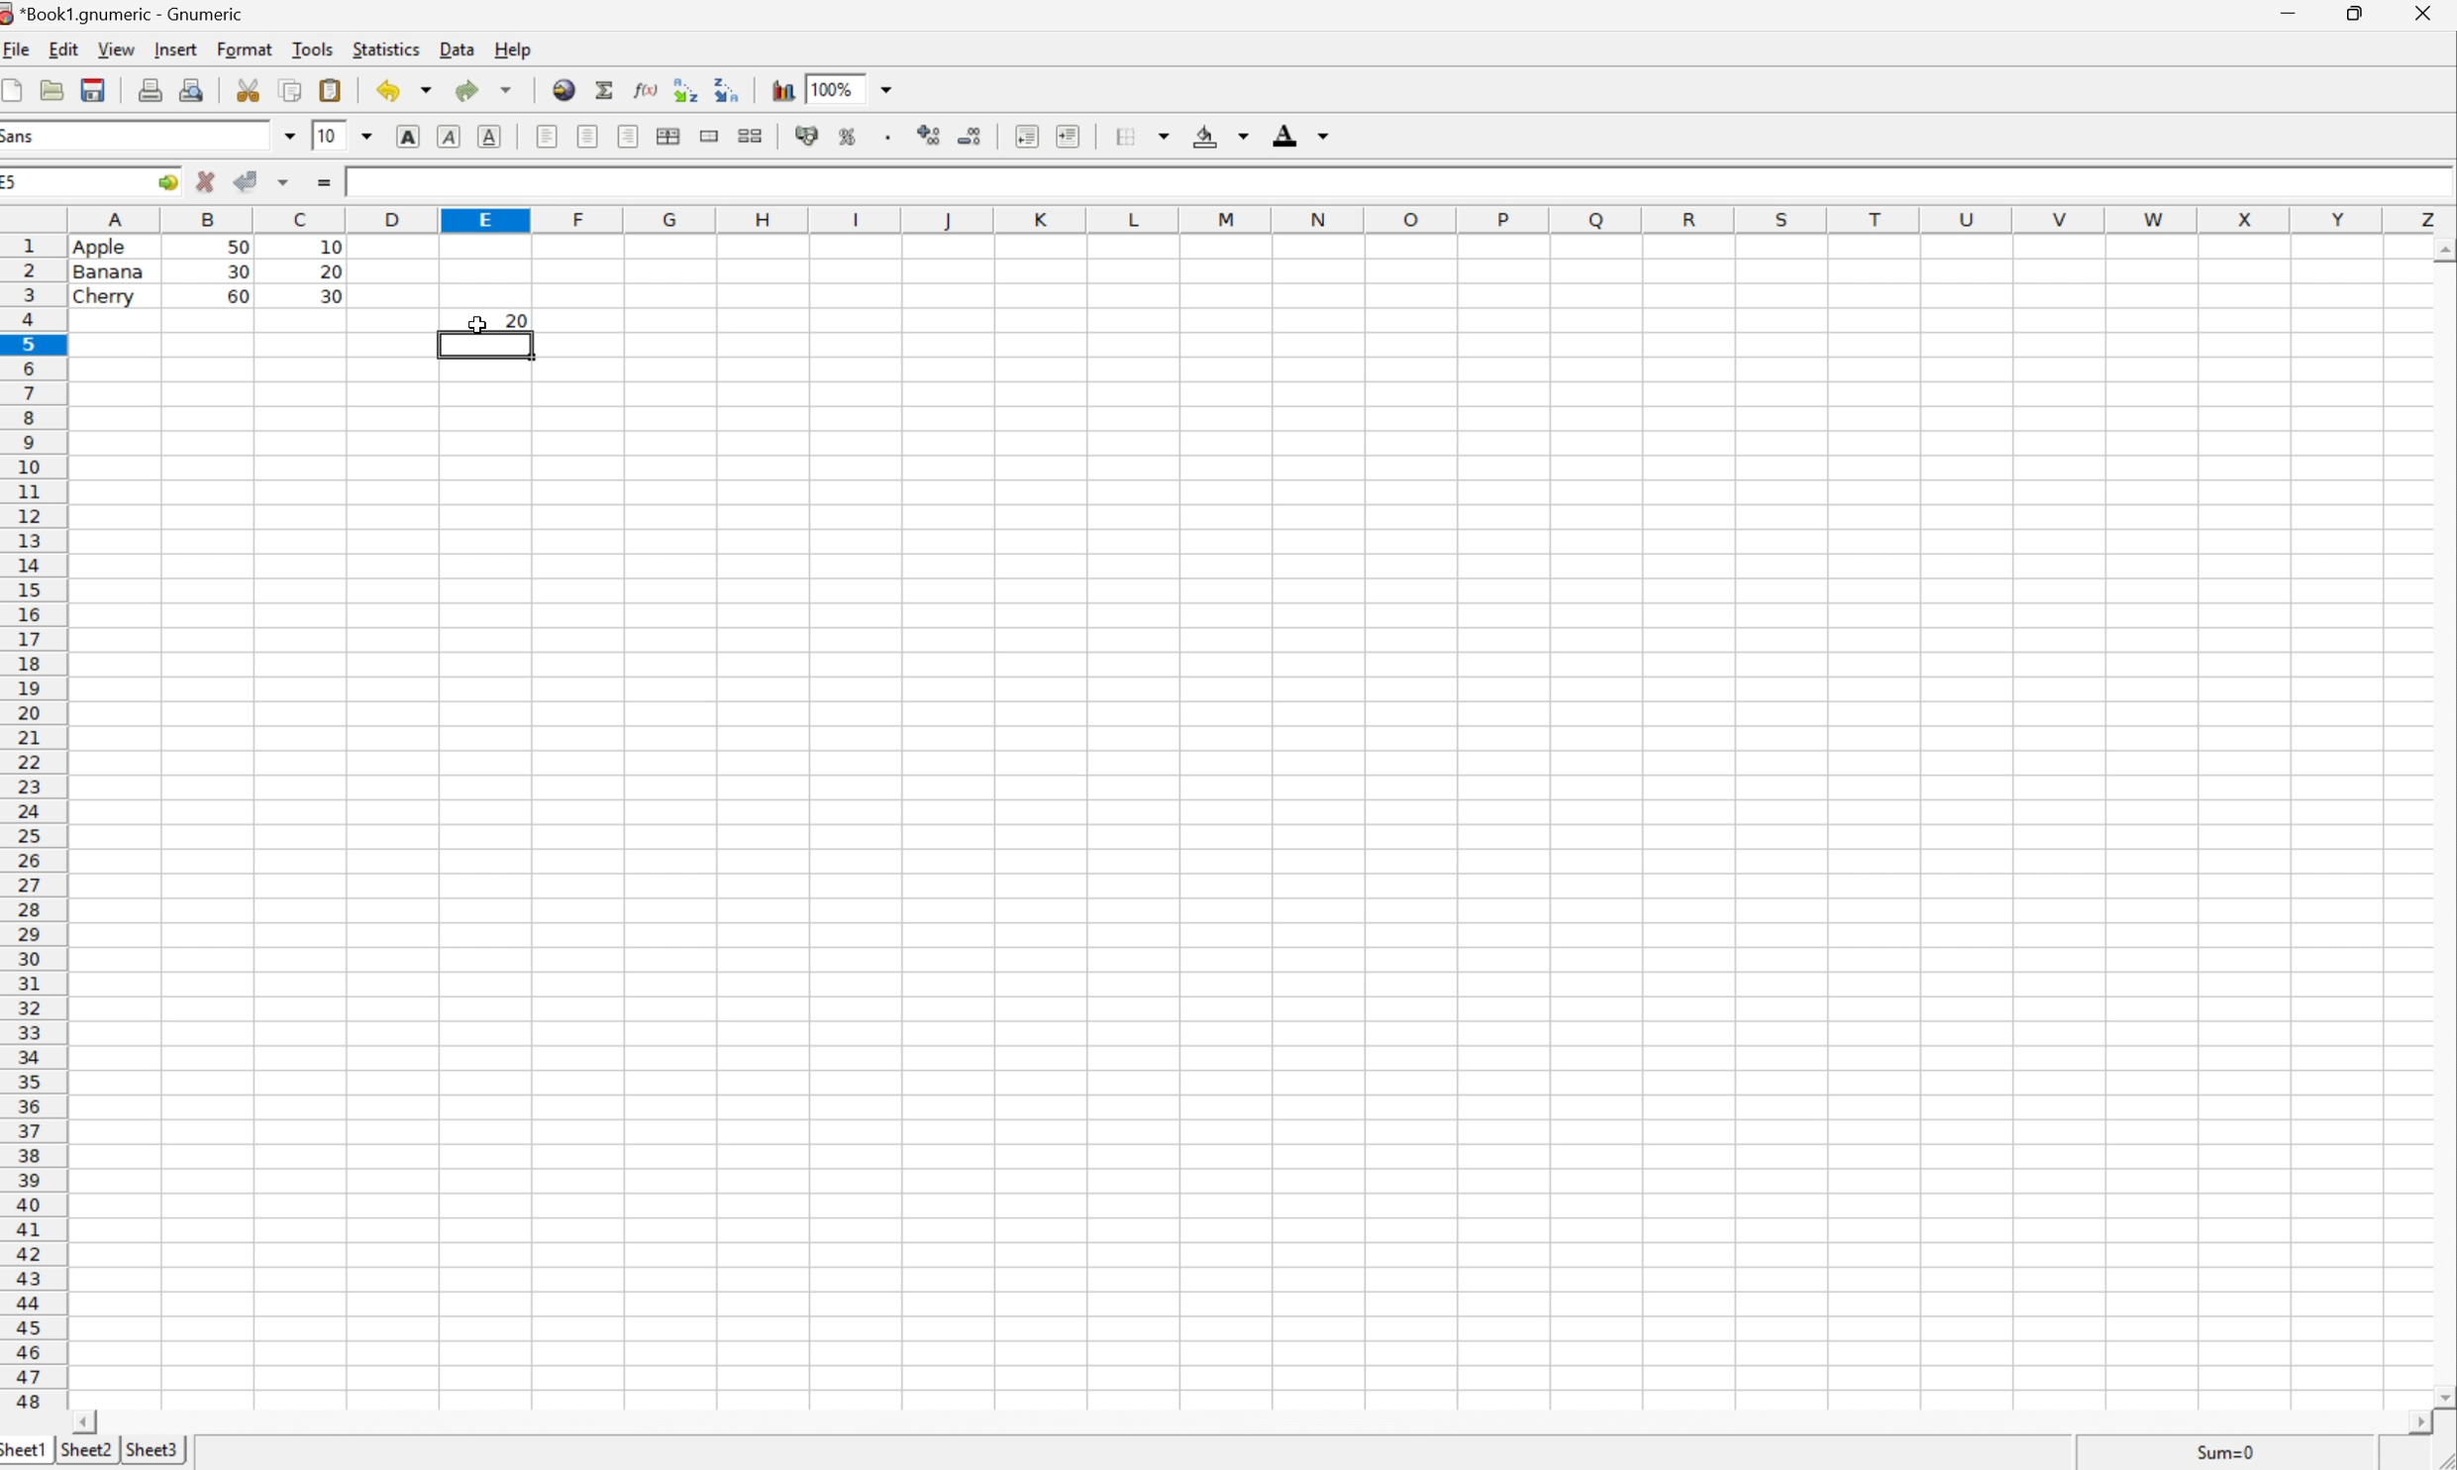  I want to click on tabular data, so click(208, 270).